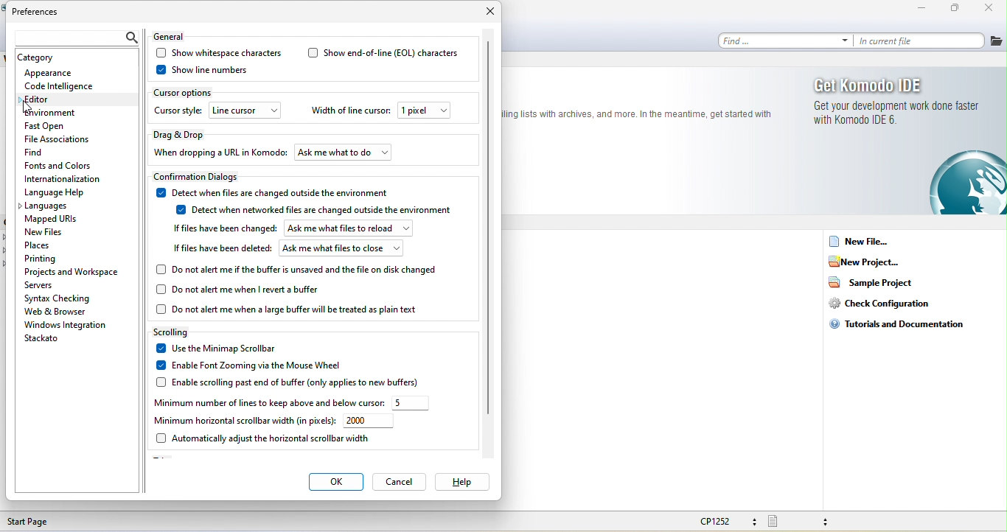 Image resolution: width=1007 pixels, height=532 pixels. Describe the element at coordinates (275, 192) in the screenshot. I see `detect when files are changed outside the environment` at that location.